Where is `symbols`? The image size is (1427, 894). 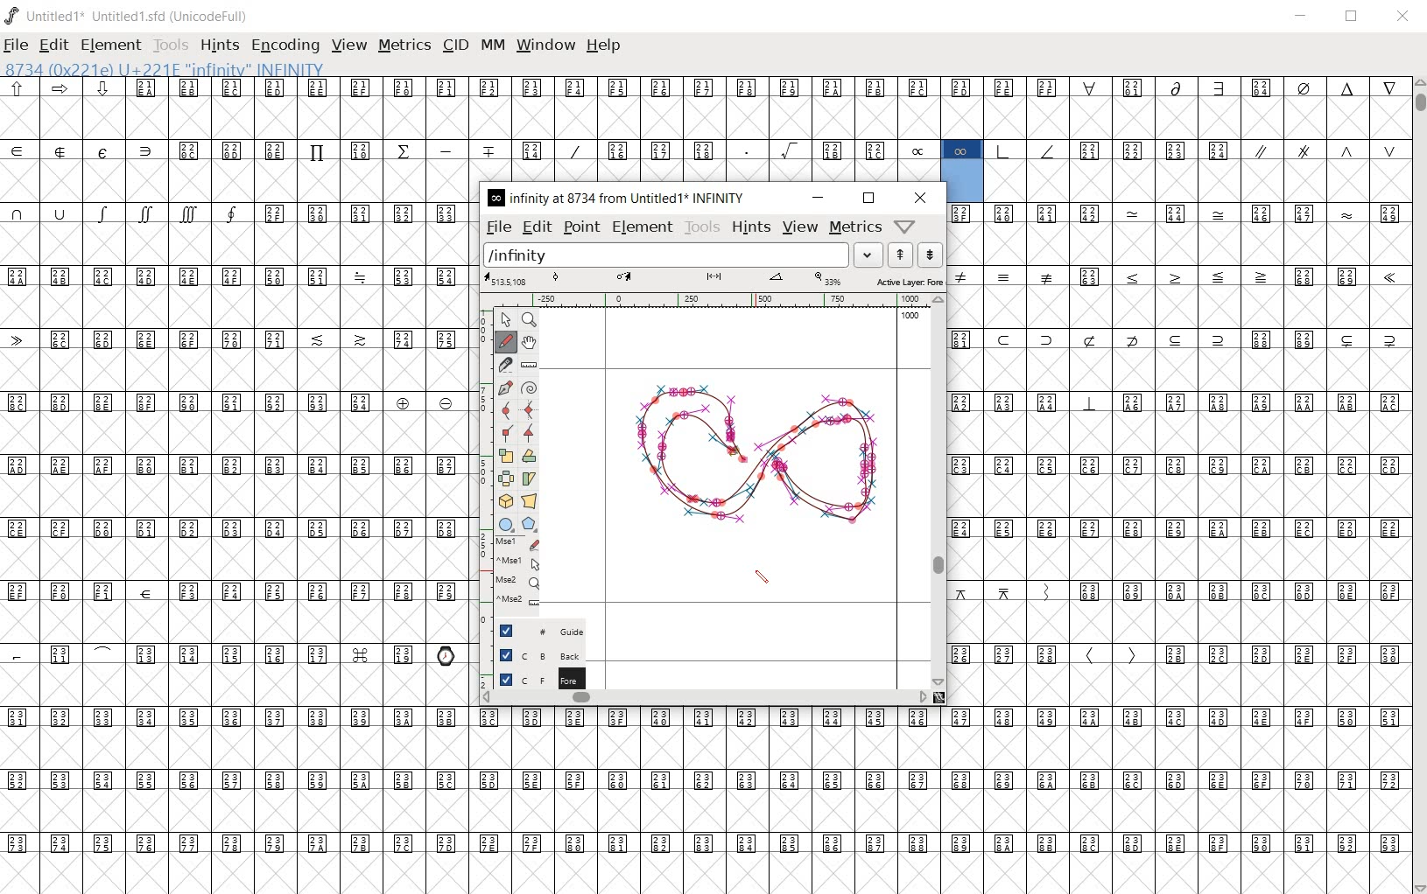 symbols is located at coordinates (1009, 276).